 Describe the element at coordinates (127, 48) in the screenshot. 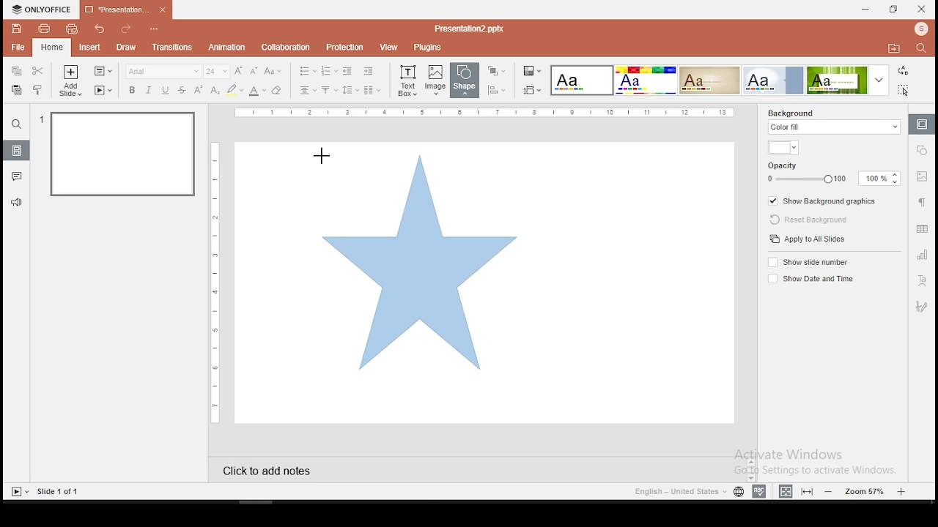

I see `draw` at that location.